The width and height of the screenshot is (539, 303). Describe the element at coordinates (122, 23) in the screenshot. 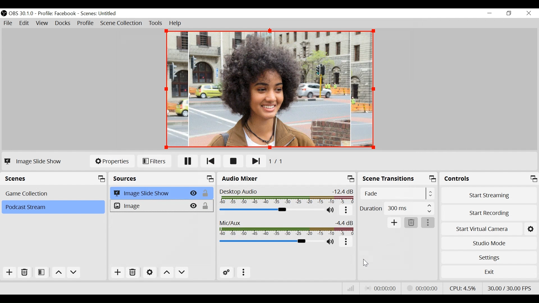

I see `Scene Collection` at that location.